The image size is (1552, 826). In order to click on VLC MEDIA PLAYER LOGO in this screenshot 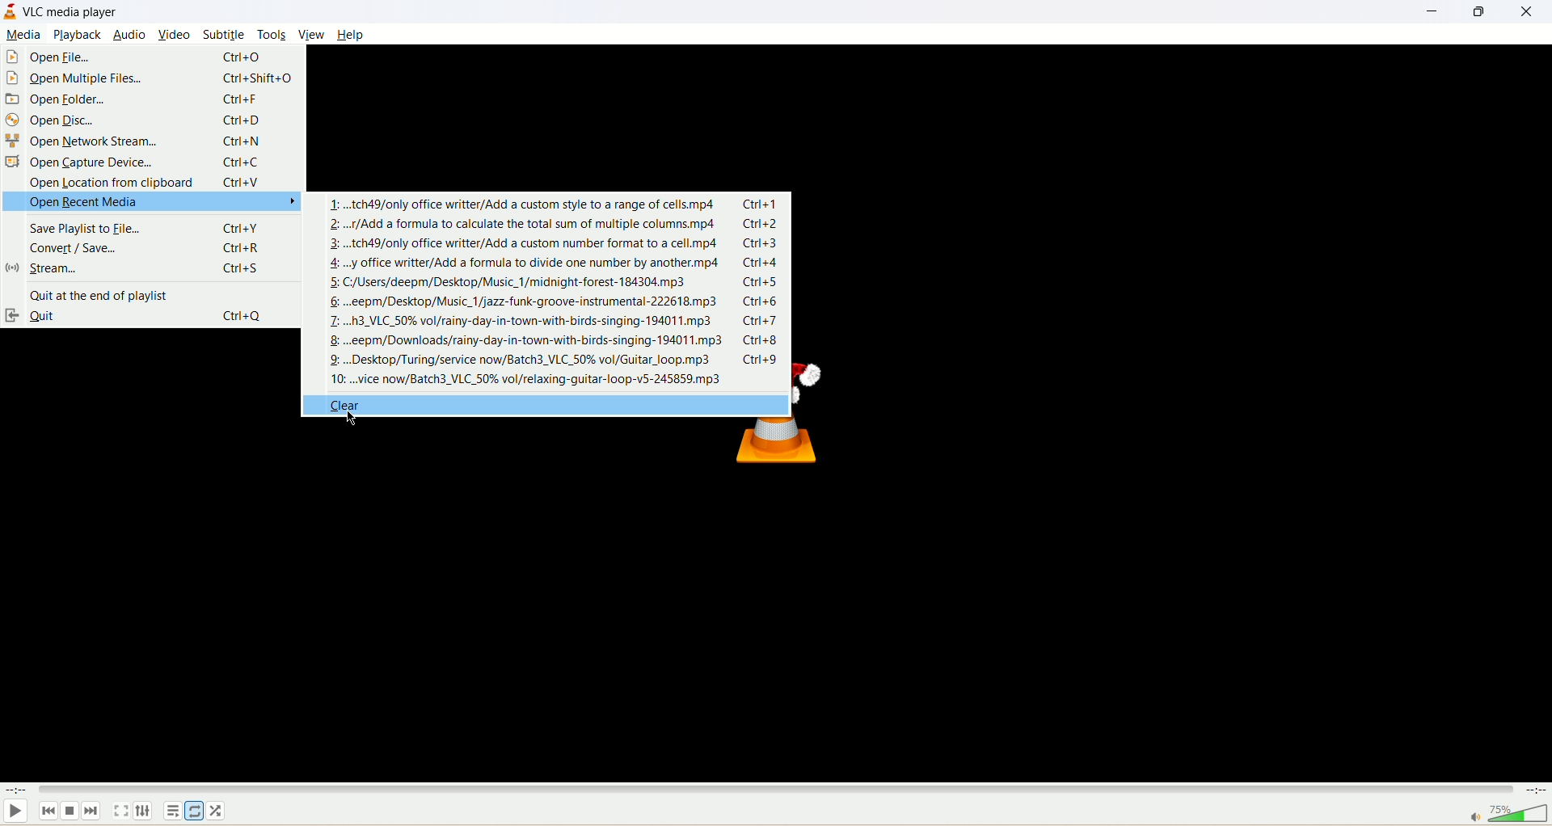, I will do `click(792, 452)`.